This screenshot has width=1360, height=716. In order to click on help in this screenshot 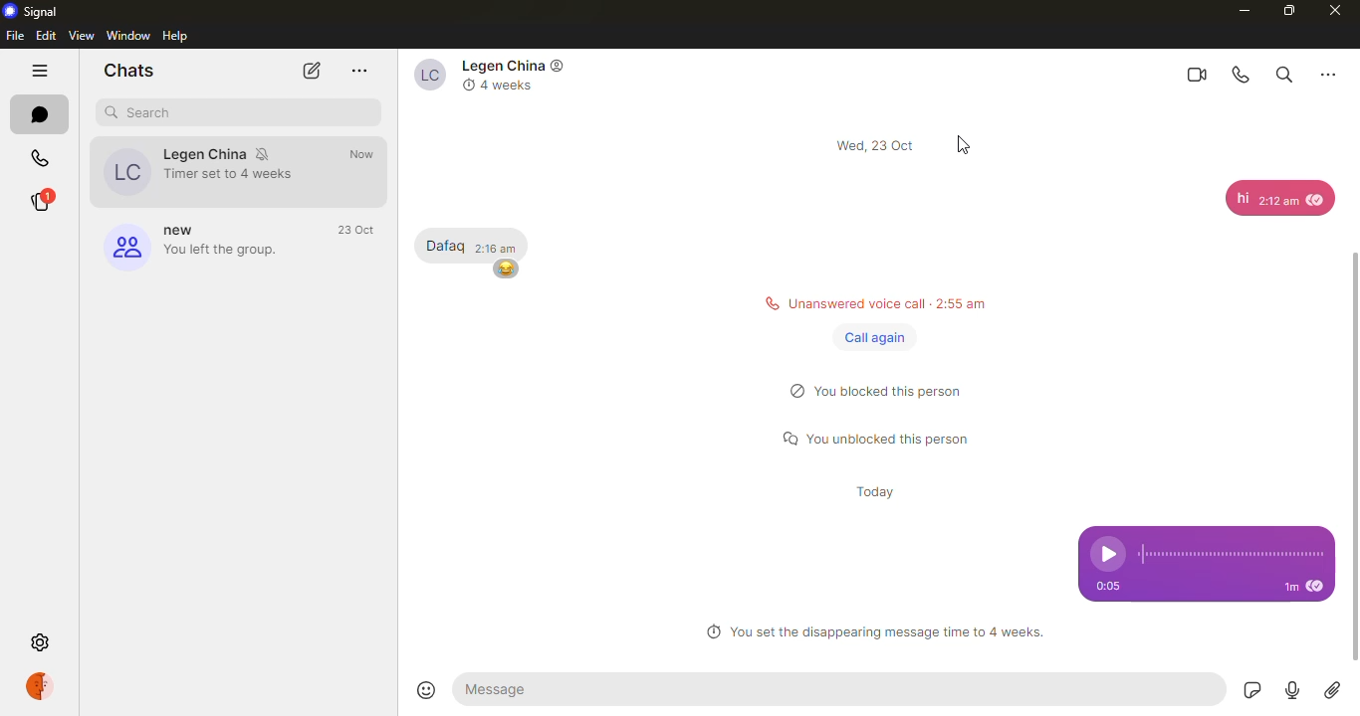, I will do `click(177, 36)`.